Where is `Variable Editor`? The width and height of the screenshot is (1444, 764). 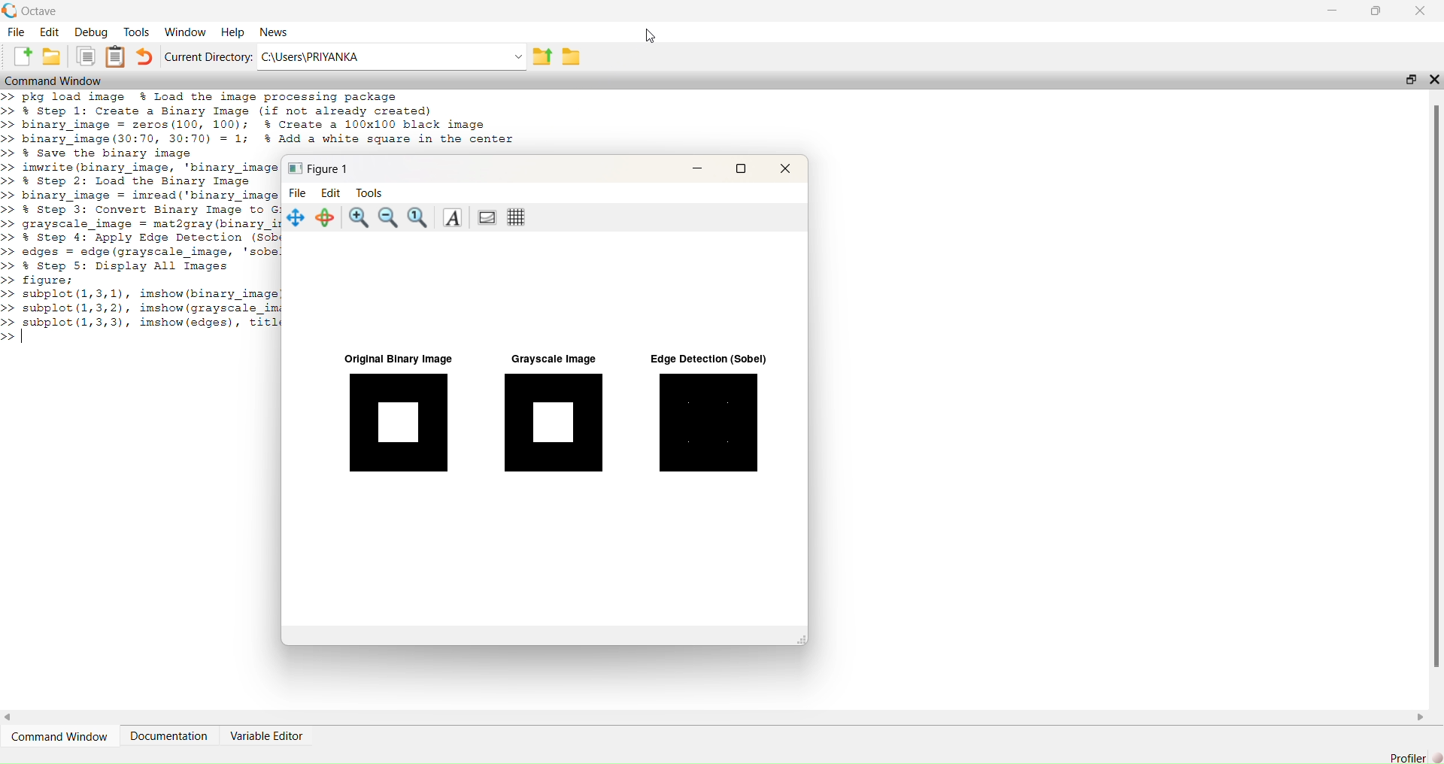 Variable Editor is located at coordinates (268, 735).